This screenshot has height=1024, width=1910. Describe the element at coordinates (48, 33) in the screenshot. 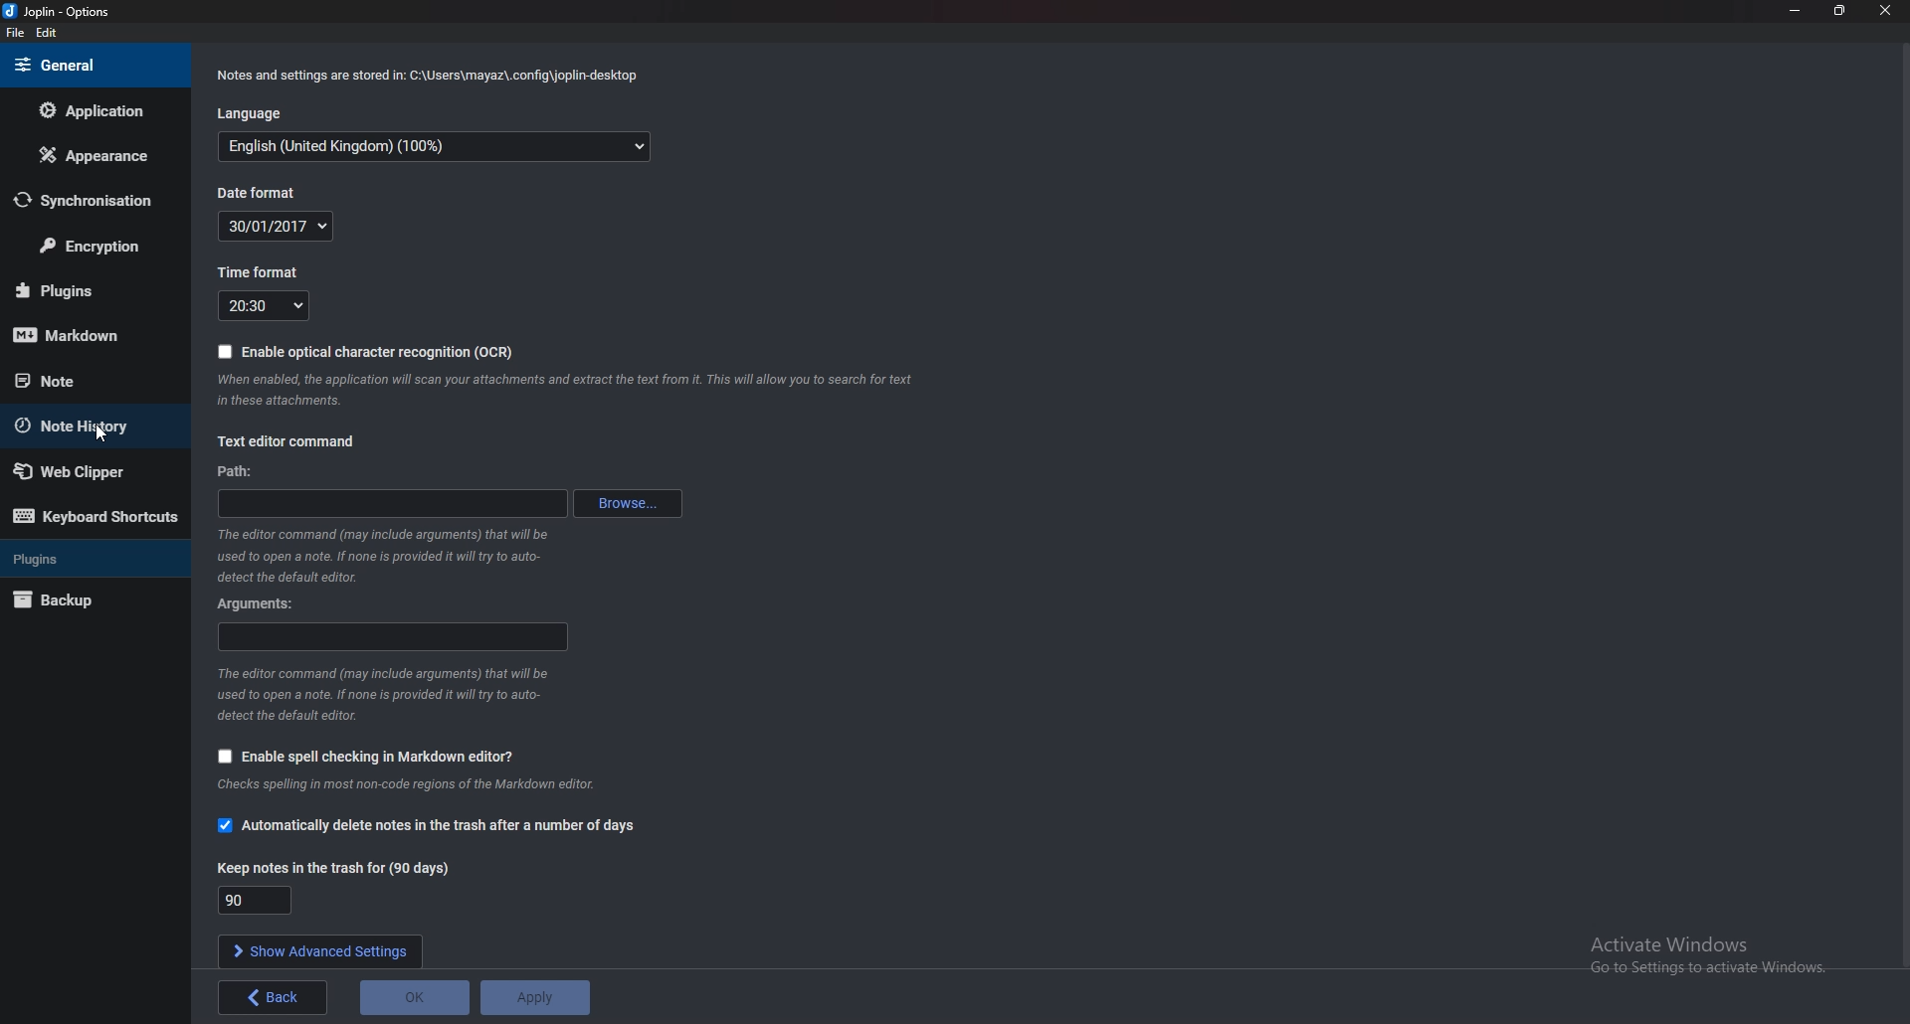

I see `edit` at that location.